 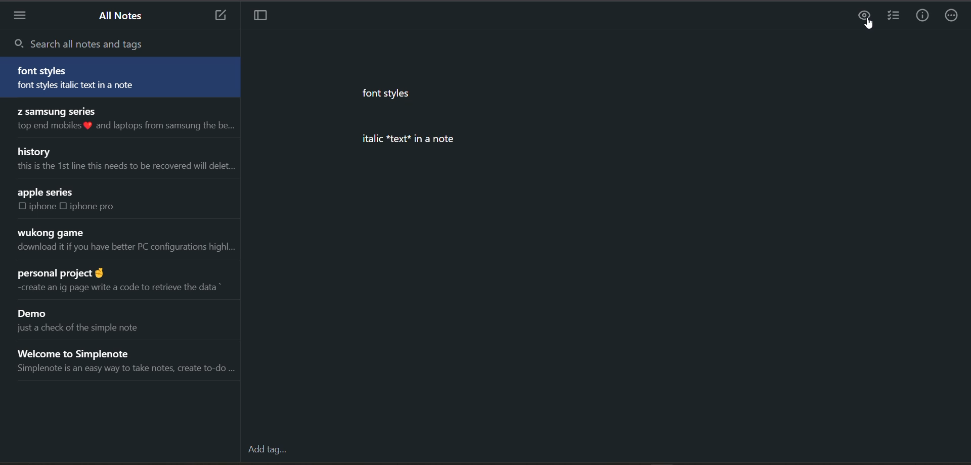 I want to click on search, so click(x=94, y=42).